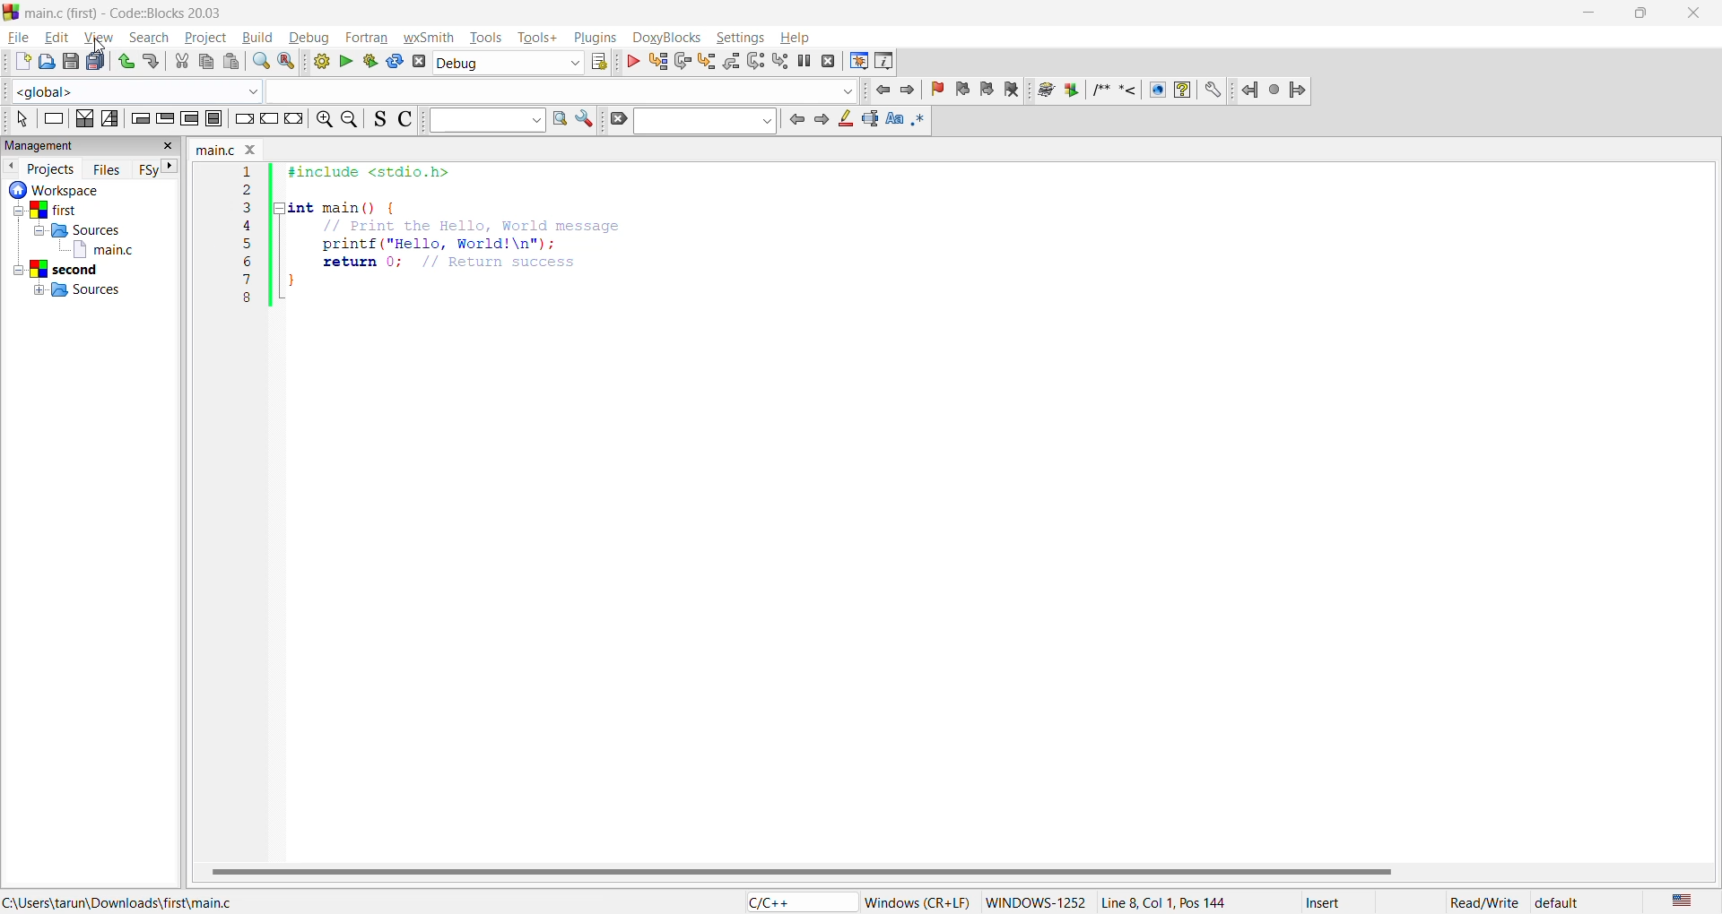 The image size is (1722, 914). What do you see at coordinates (1116, 89) in the screenshot?
I see `symbols` at bounding box center [1116, 89].